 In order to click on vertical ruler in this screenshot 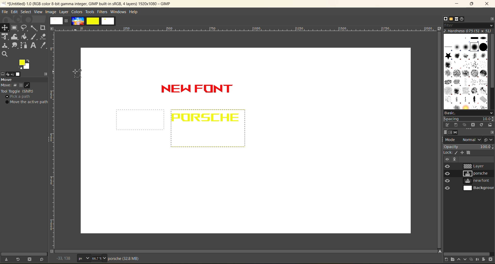, I will do `click(52, 140)`.